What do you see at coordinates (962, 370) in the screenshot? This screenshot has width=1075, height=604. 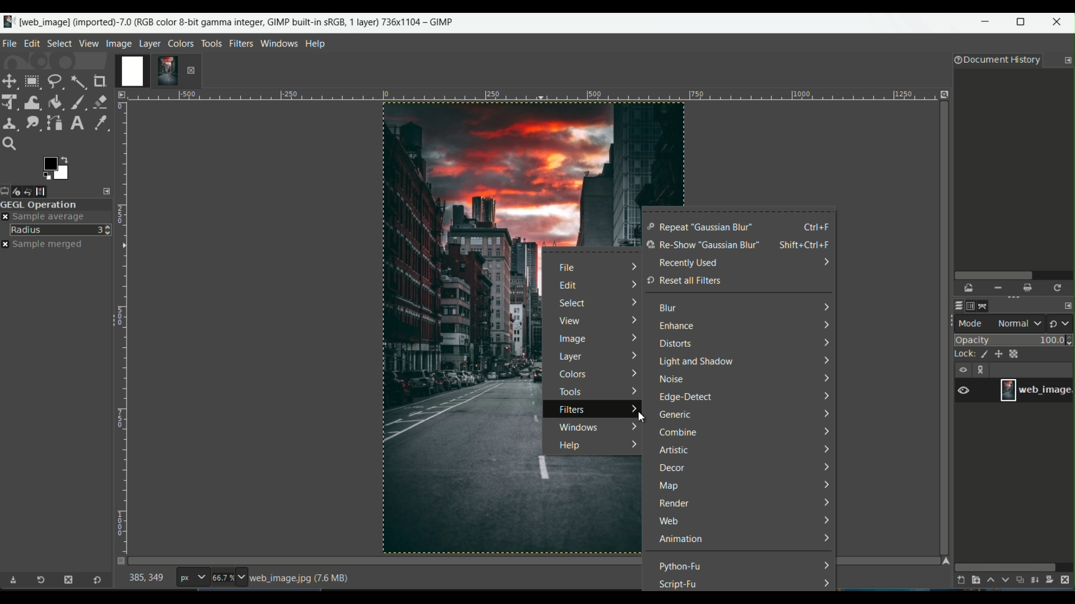 I see `(un)hide` at bounding box center [962, 370].